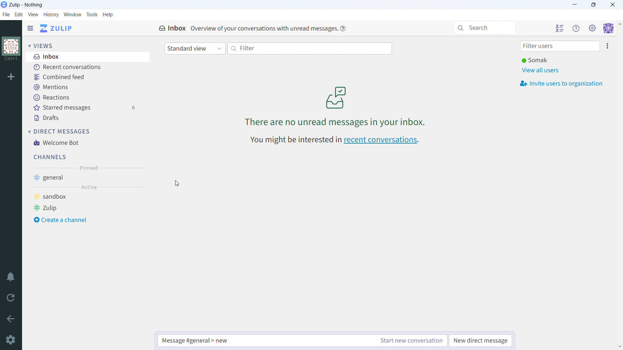 This screenshot has width=623, height=350. I want to click on text, so click(263, 28).